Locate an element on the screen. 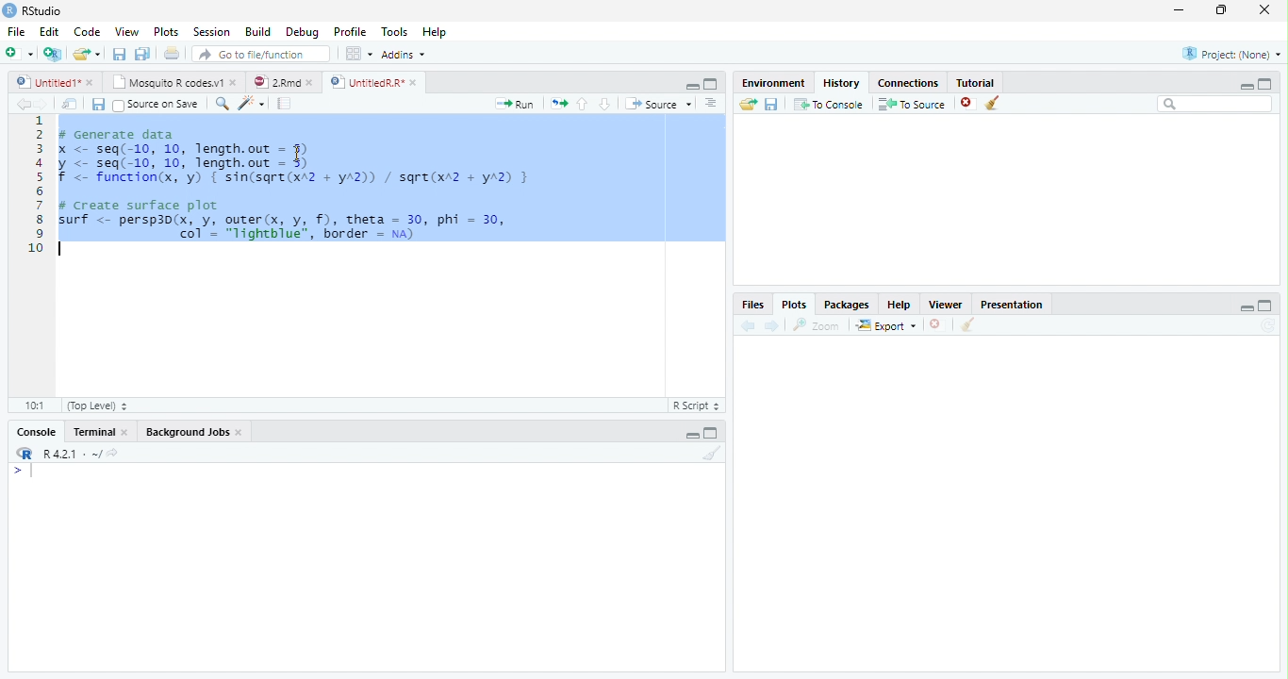 The height and width of the screenshot is (679, 1288). 1:1 is located at coordinates (35, 406).